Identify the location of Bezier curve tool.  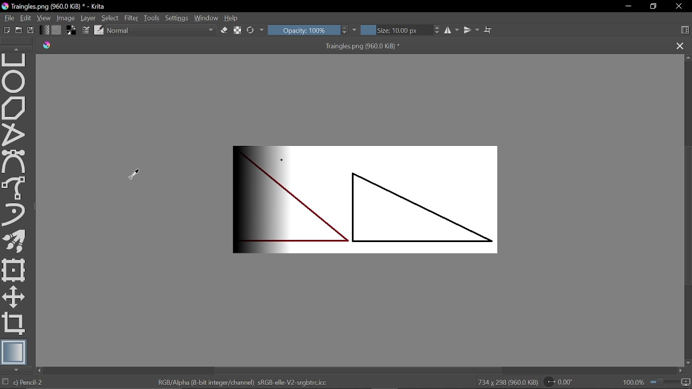
(15, 162).